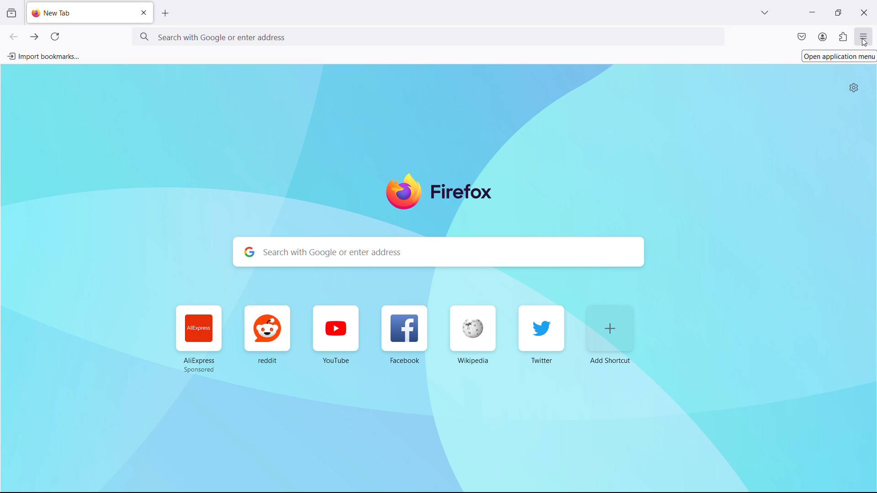 The width and height of the screenshot is (877, 493). I want to click on view recent browsing across windows and devices, so click(11, 13).